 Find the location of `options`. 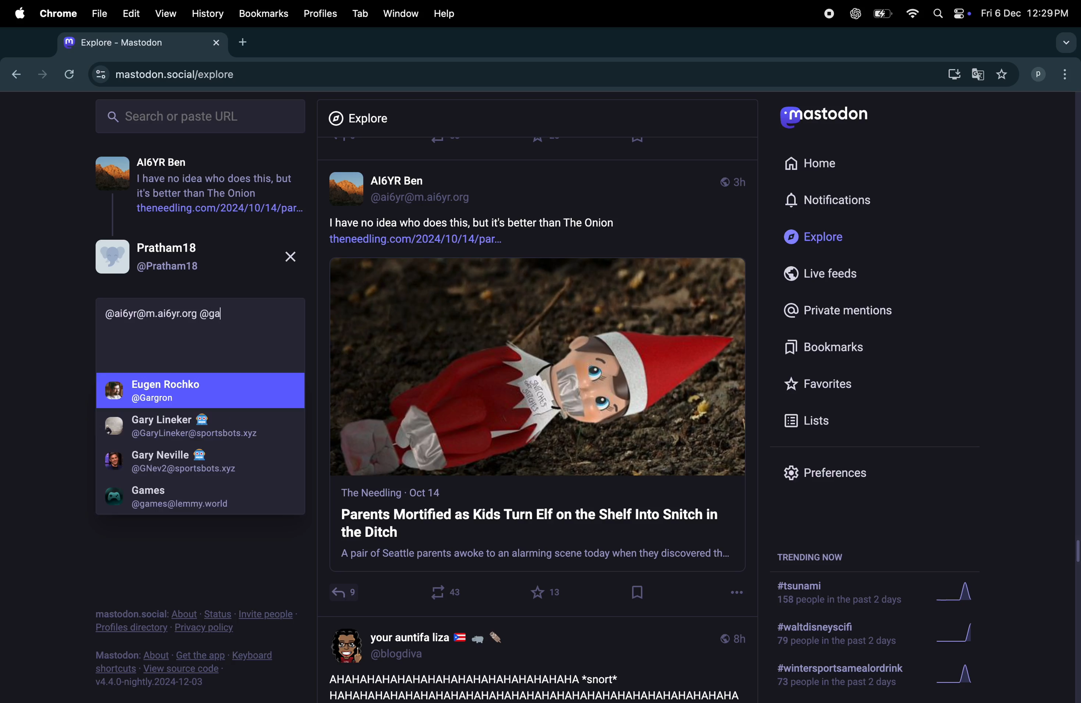

options is located at coordinates (737, 590).